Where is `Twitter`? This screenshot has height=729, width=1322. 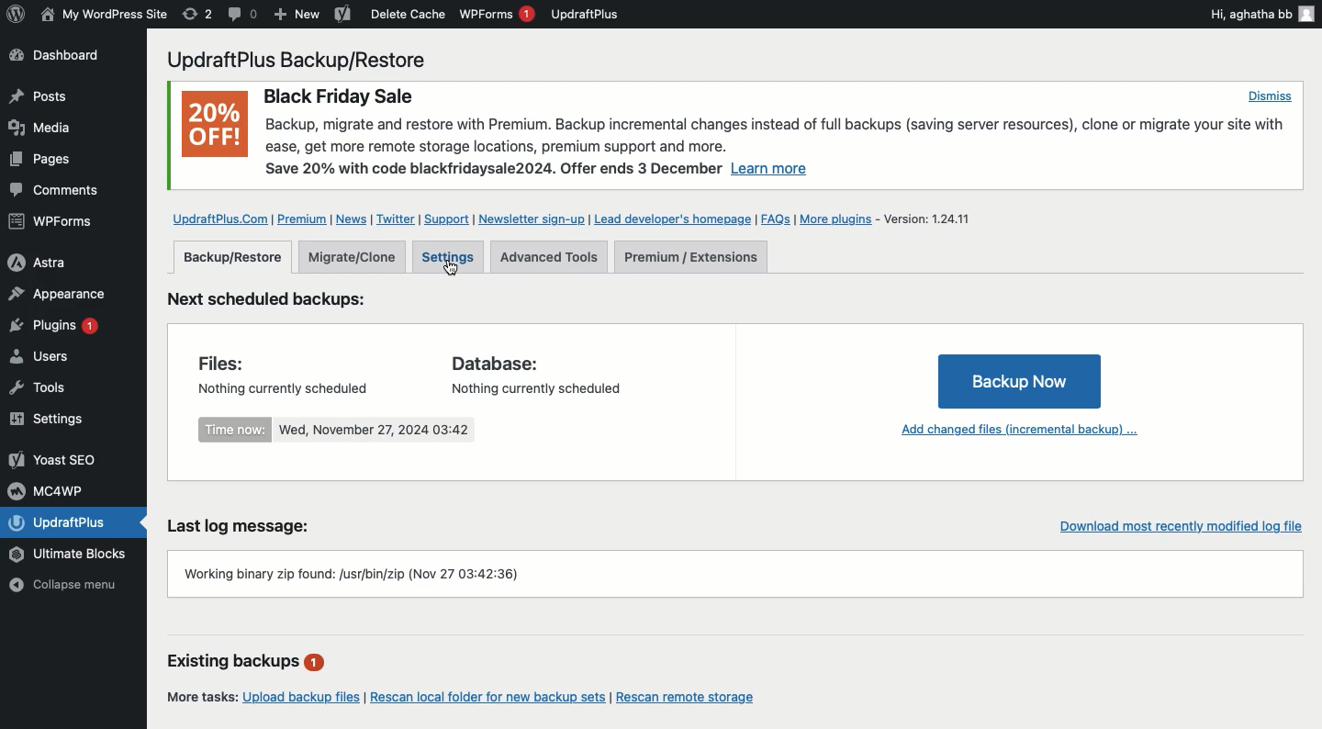
Twitter is located at coordinates (396, 219).